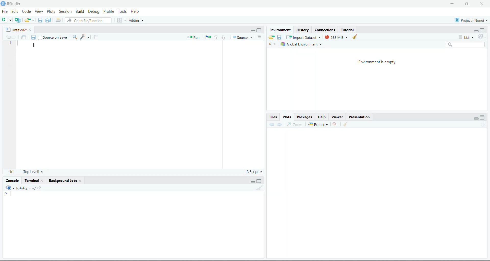 Image resolution: width=490 pixels, height=261 pixels. I want to click on Terminal, so click(31, 181).